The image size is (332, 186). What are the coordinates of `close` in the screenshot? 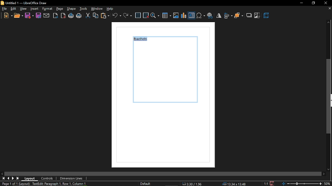 It's located at (326, 3).